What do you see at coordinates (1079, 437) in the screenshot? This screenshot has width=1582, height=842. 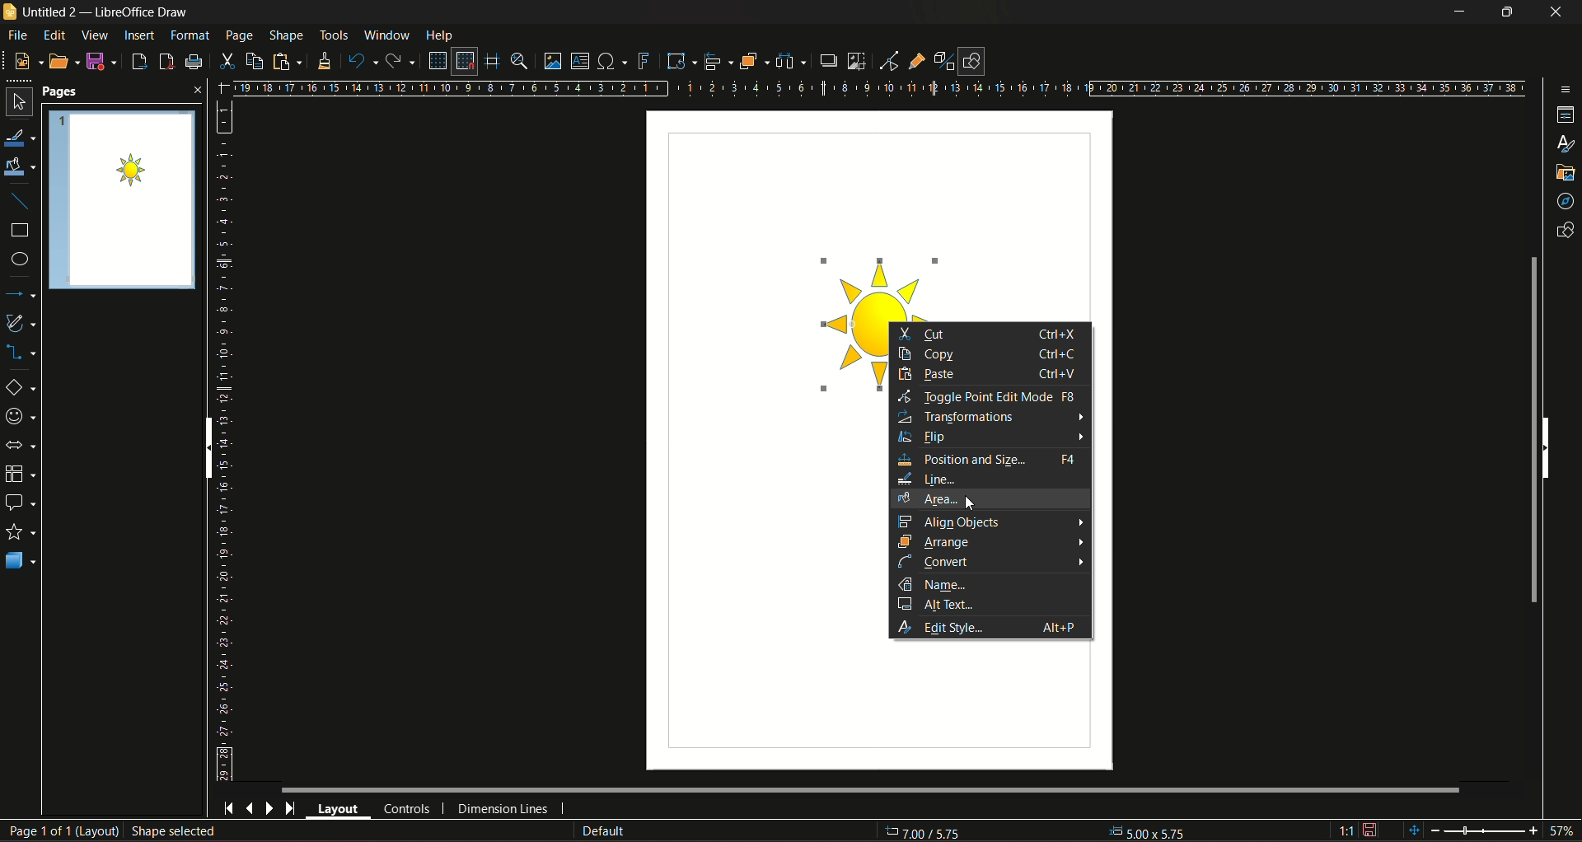 I see `arrow` at bounding box center [1079, 437].